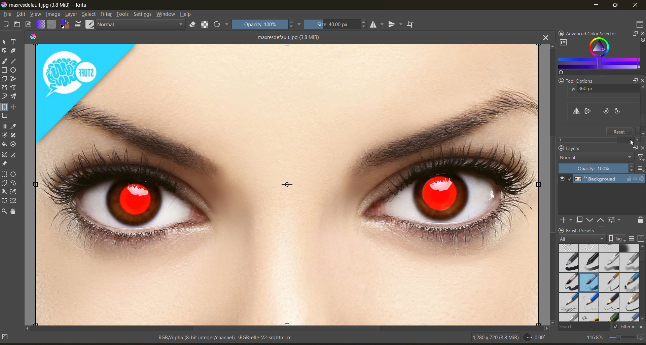 The image size is (646, 345). Describe the element at coordinates (29, 24) in the screenshot. I see `save` at that location.